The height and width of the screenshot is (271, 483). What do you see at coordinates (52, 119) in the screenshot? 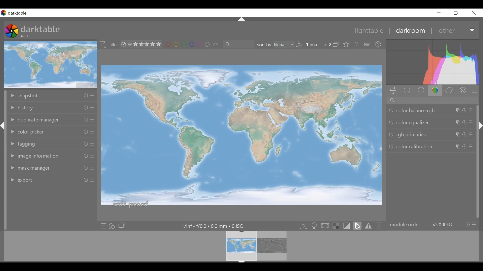
I see `duplicate manager` at bounding box center [52, 119].